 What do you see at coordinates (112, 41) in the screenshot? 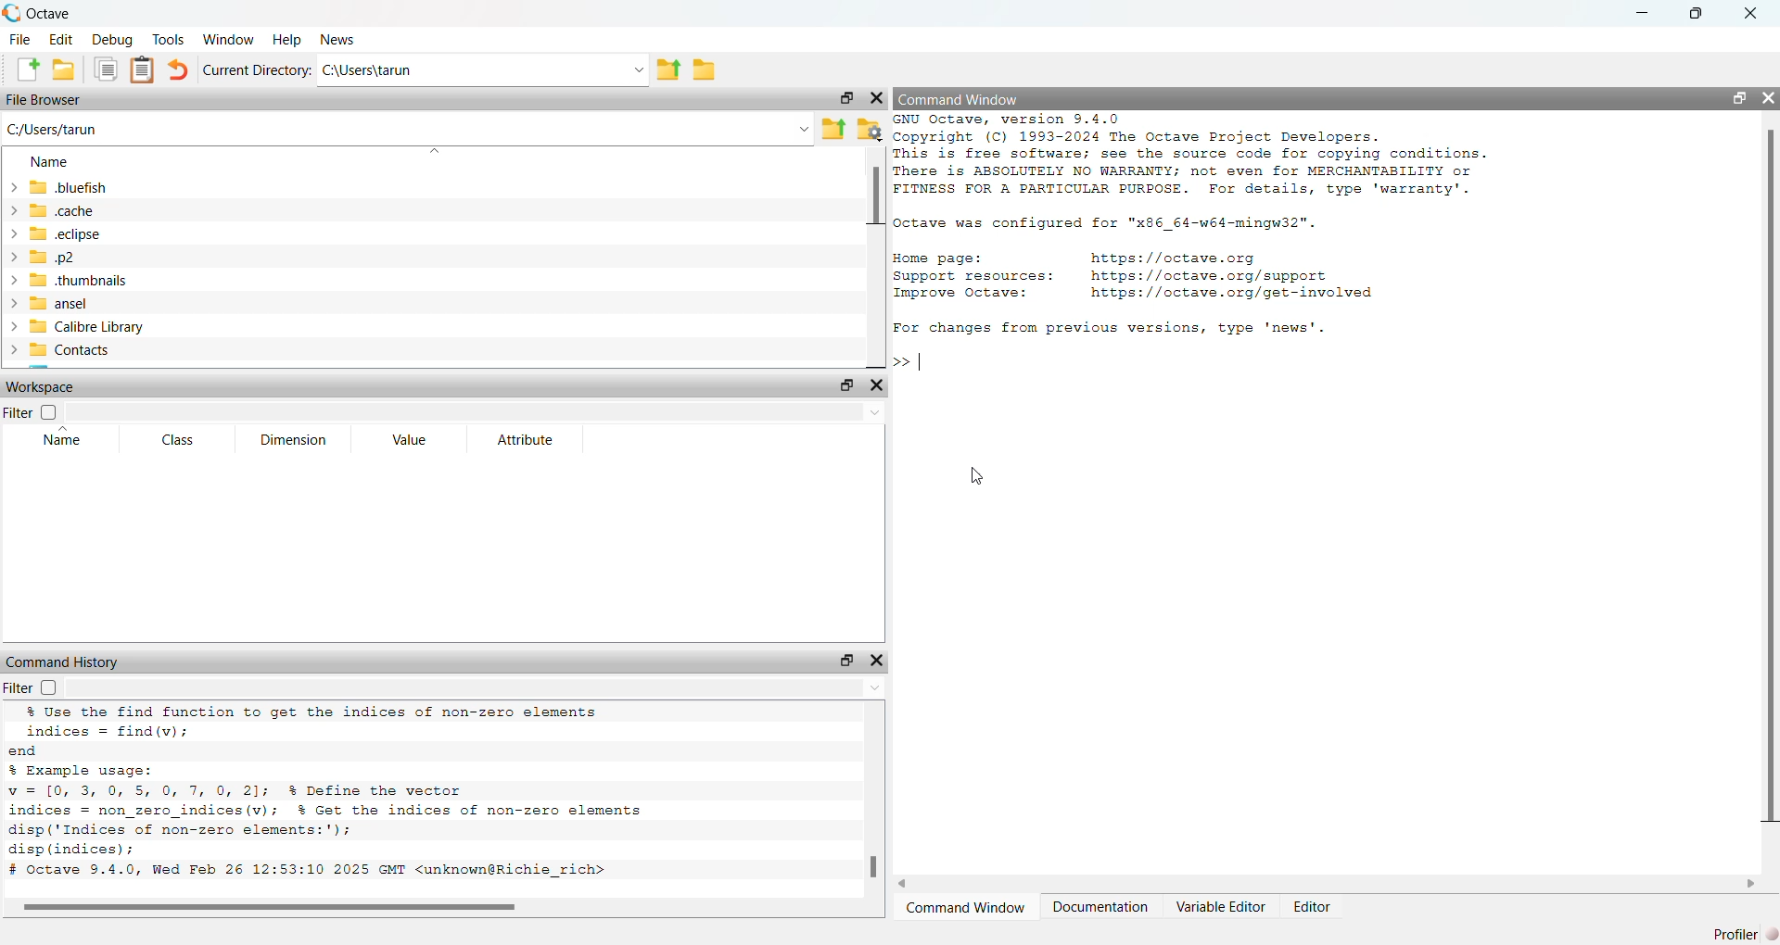
I see `Debug` at bounding box center [112, 41].